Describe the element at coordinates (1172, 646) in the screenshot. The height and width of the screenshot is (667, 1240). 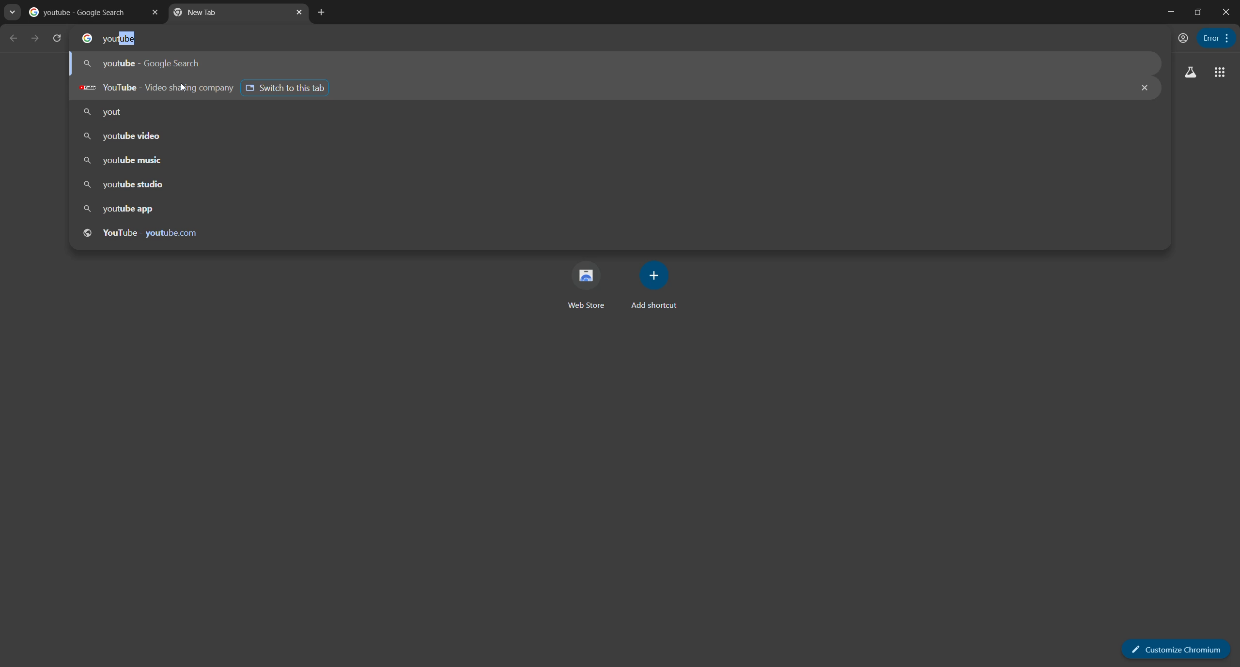
I see `customize chromium` at that location.